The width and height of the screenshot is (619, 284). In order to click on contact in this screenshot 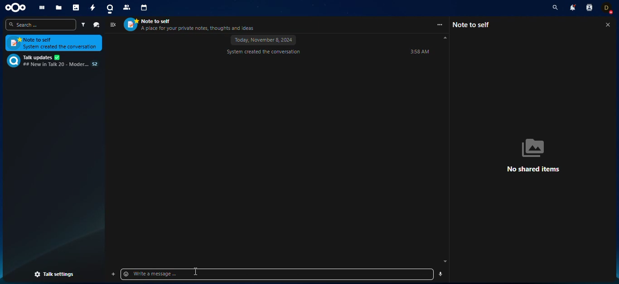, I will do `click(126, 9)`.